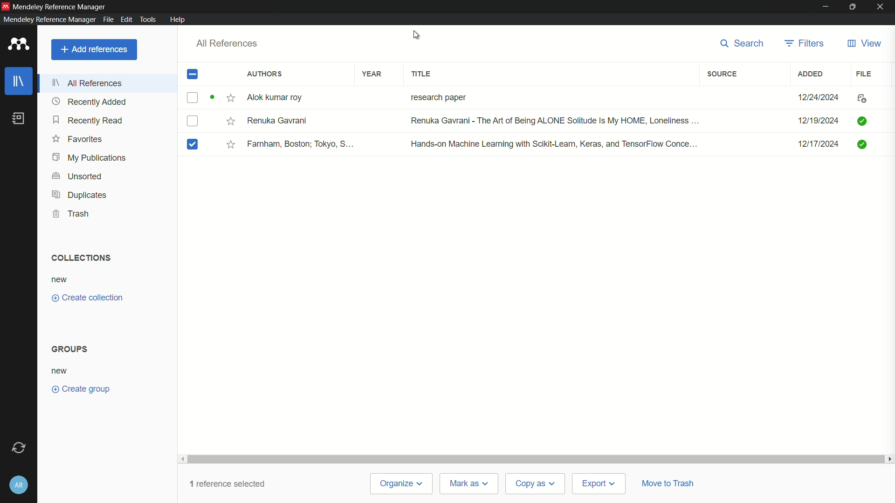 This screenshot has height=503, width=895. I want to click on sync, so click(19, 449).